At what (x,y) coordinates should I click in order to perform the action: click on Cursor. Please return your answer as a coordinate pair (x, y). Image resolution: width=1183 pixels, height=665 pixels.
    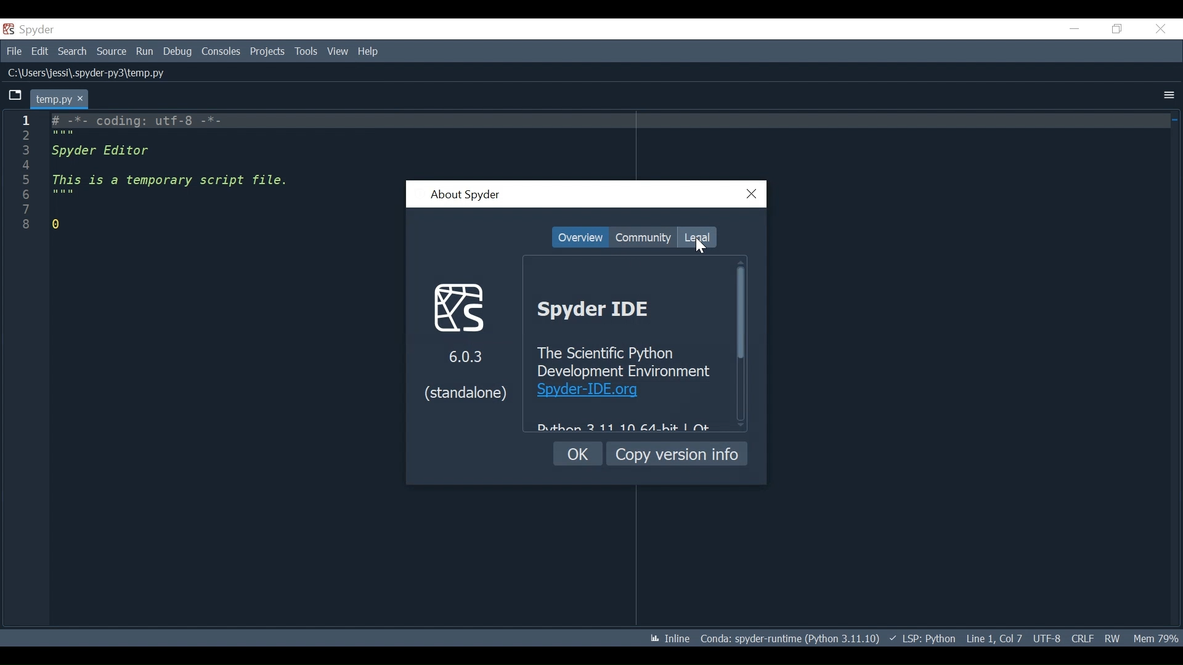
    Looking at the image, I should click on (700, 244).